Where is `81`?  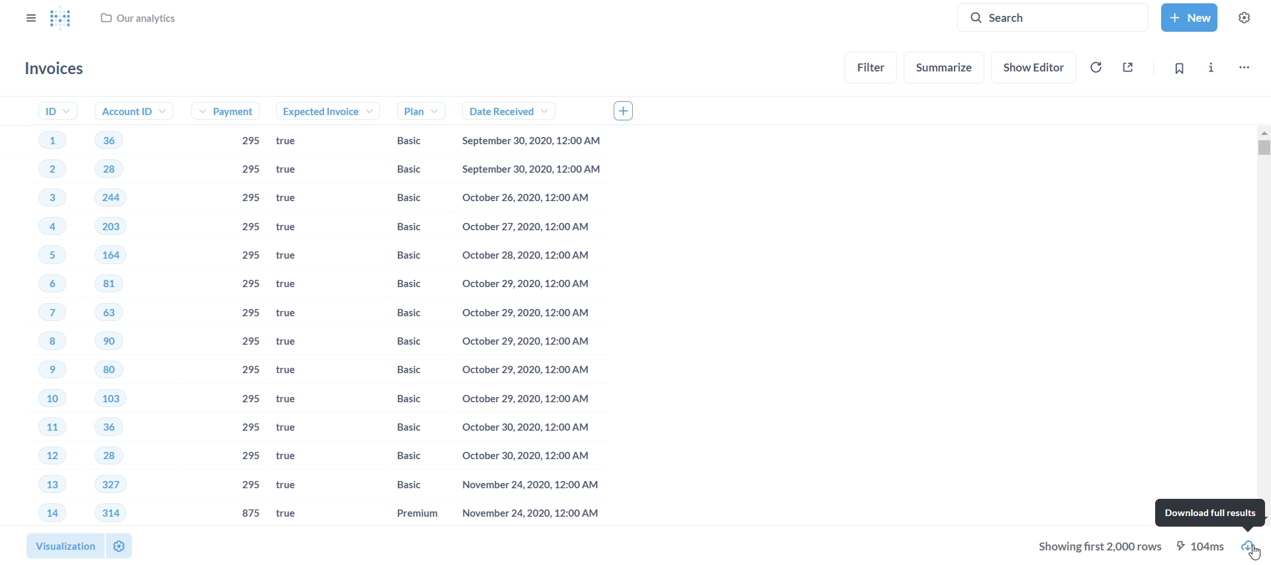
81 is located at coordinates (113, 284).